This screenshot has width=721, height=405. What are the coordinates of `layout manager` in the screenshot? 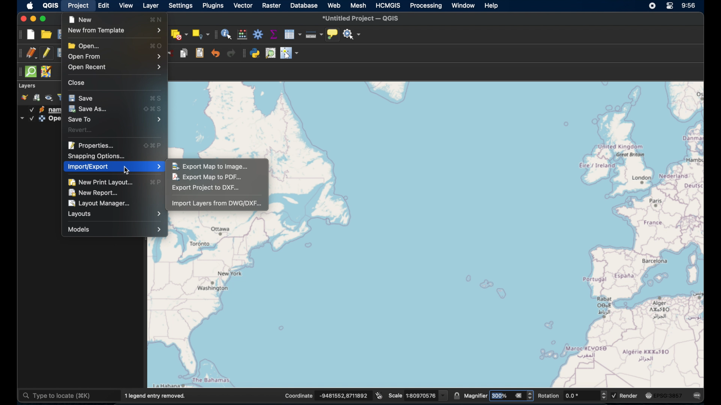 It's located at (100, 203).